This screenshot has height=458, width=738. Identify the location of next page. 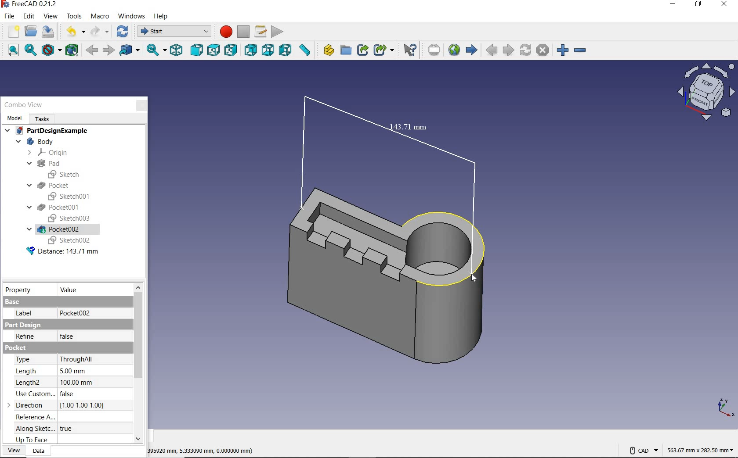
(508, 50).